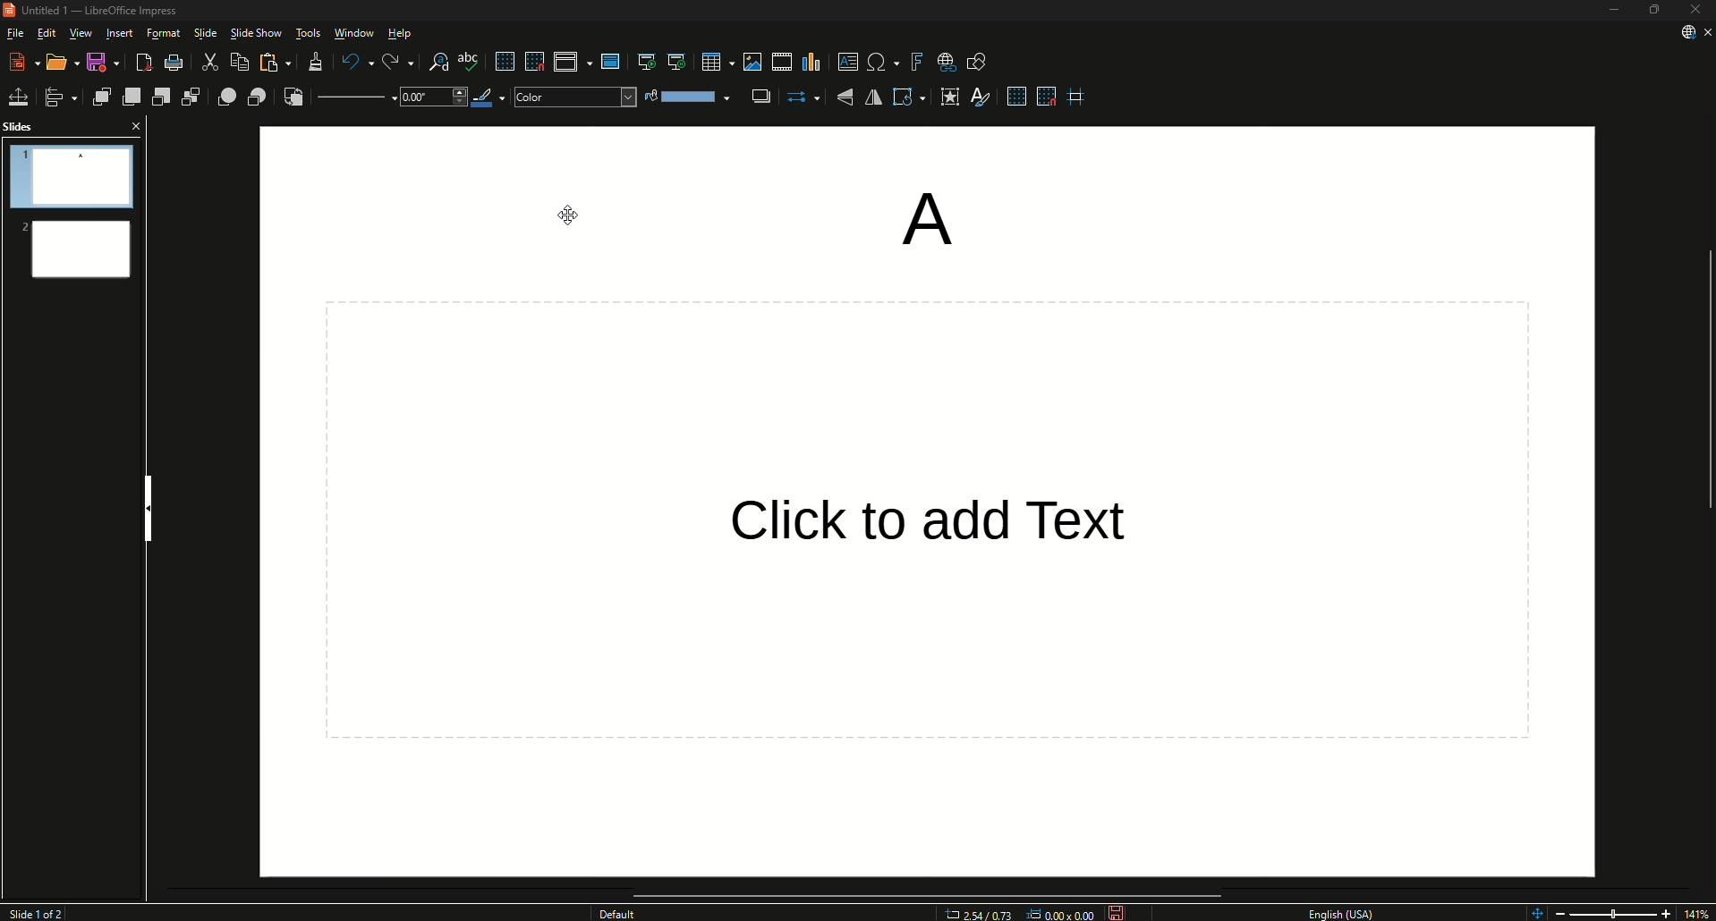 The height and width of the screenshot is (921, 1716). Describe the element at coordinates (919, 215) in the screenshot. I see `A` at that location.